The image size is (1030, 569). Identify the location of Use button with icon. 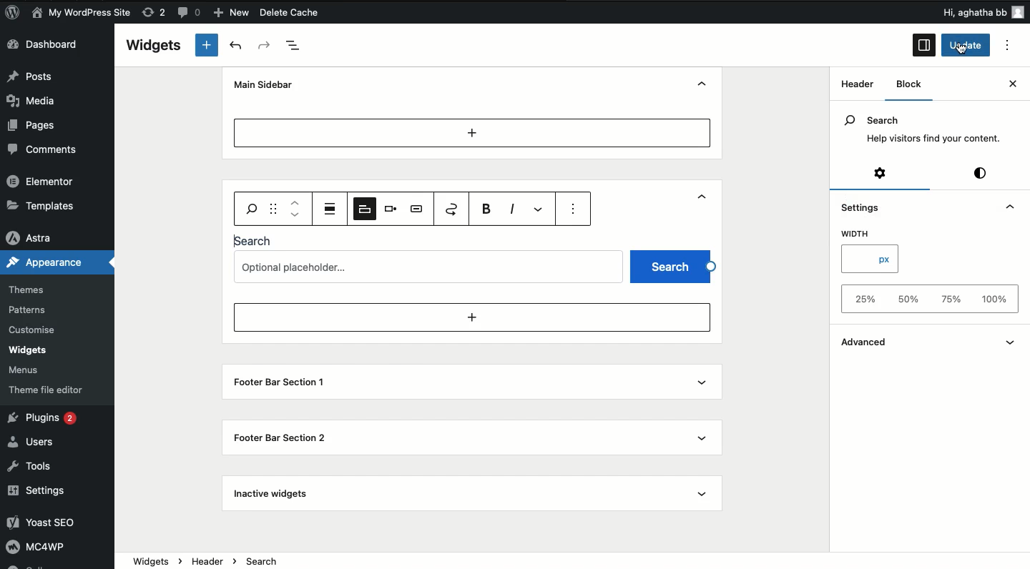
(418, 209).